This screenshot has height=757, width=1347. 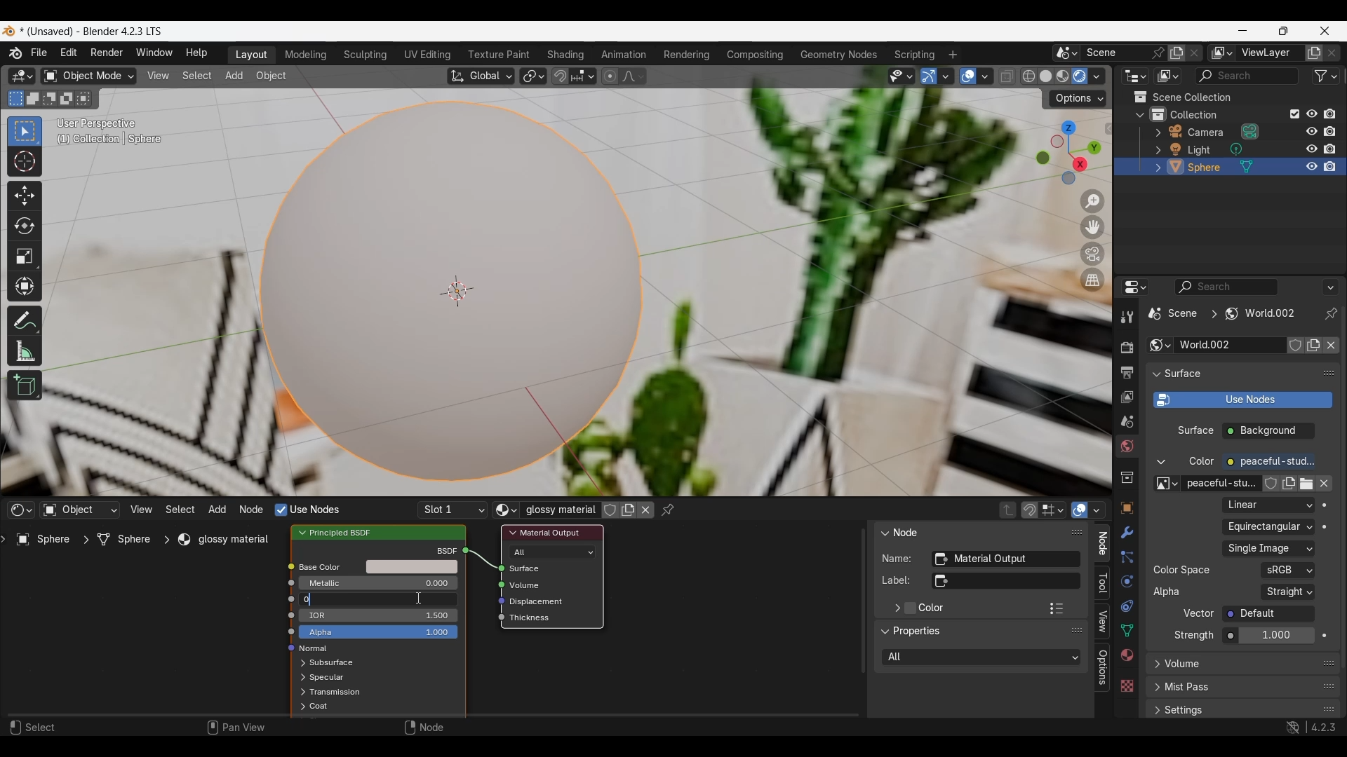 I want to click on Image file, so click(x=1268, y=549).